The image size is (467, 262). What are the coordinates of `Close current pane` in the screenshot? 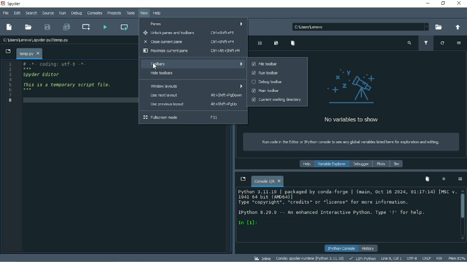 It's located at (189, 42).